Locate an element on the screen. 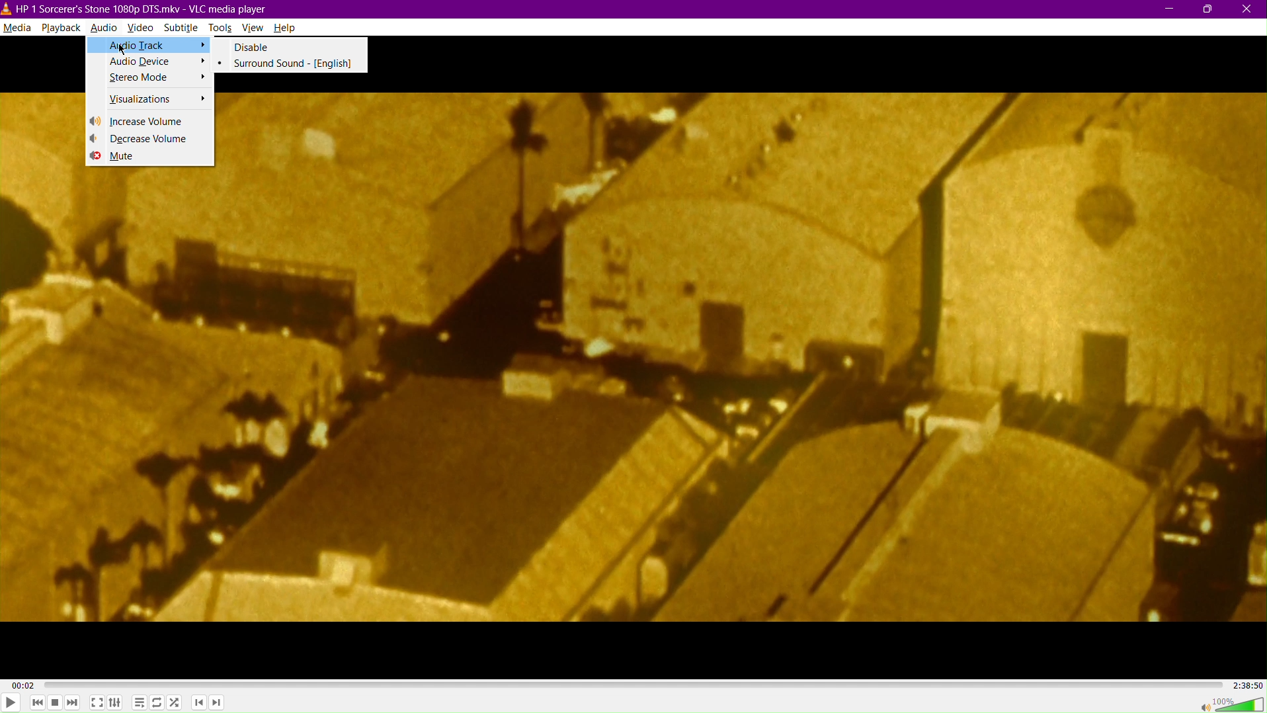  HP | Sorcerer's Stone 1080p DTS.mkv - VLC media player is located at coordinates (135, 10).